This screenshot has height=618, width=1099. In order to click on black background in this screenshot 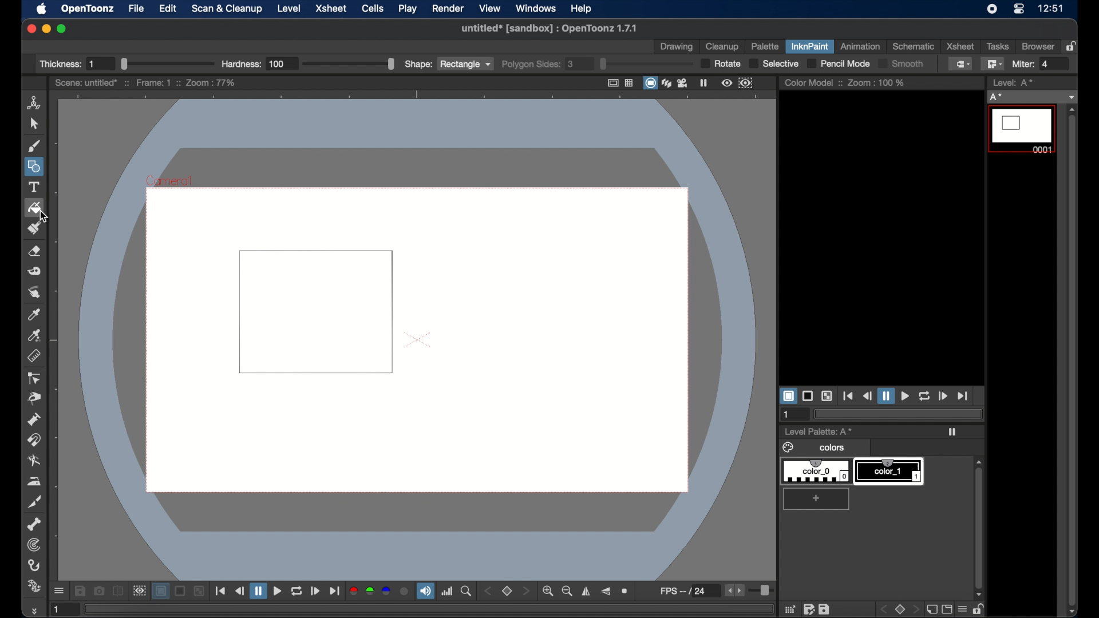, I will do `click(181, 591)`.